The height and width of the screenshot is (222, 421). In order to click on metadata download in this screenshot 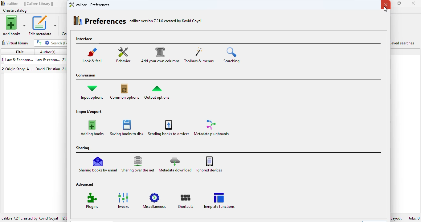, I will do `click(175, 163)`.